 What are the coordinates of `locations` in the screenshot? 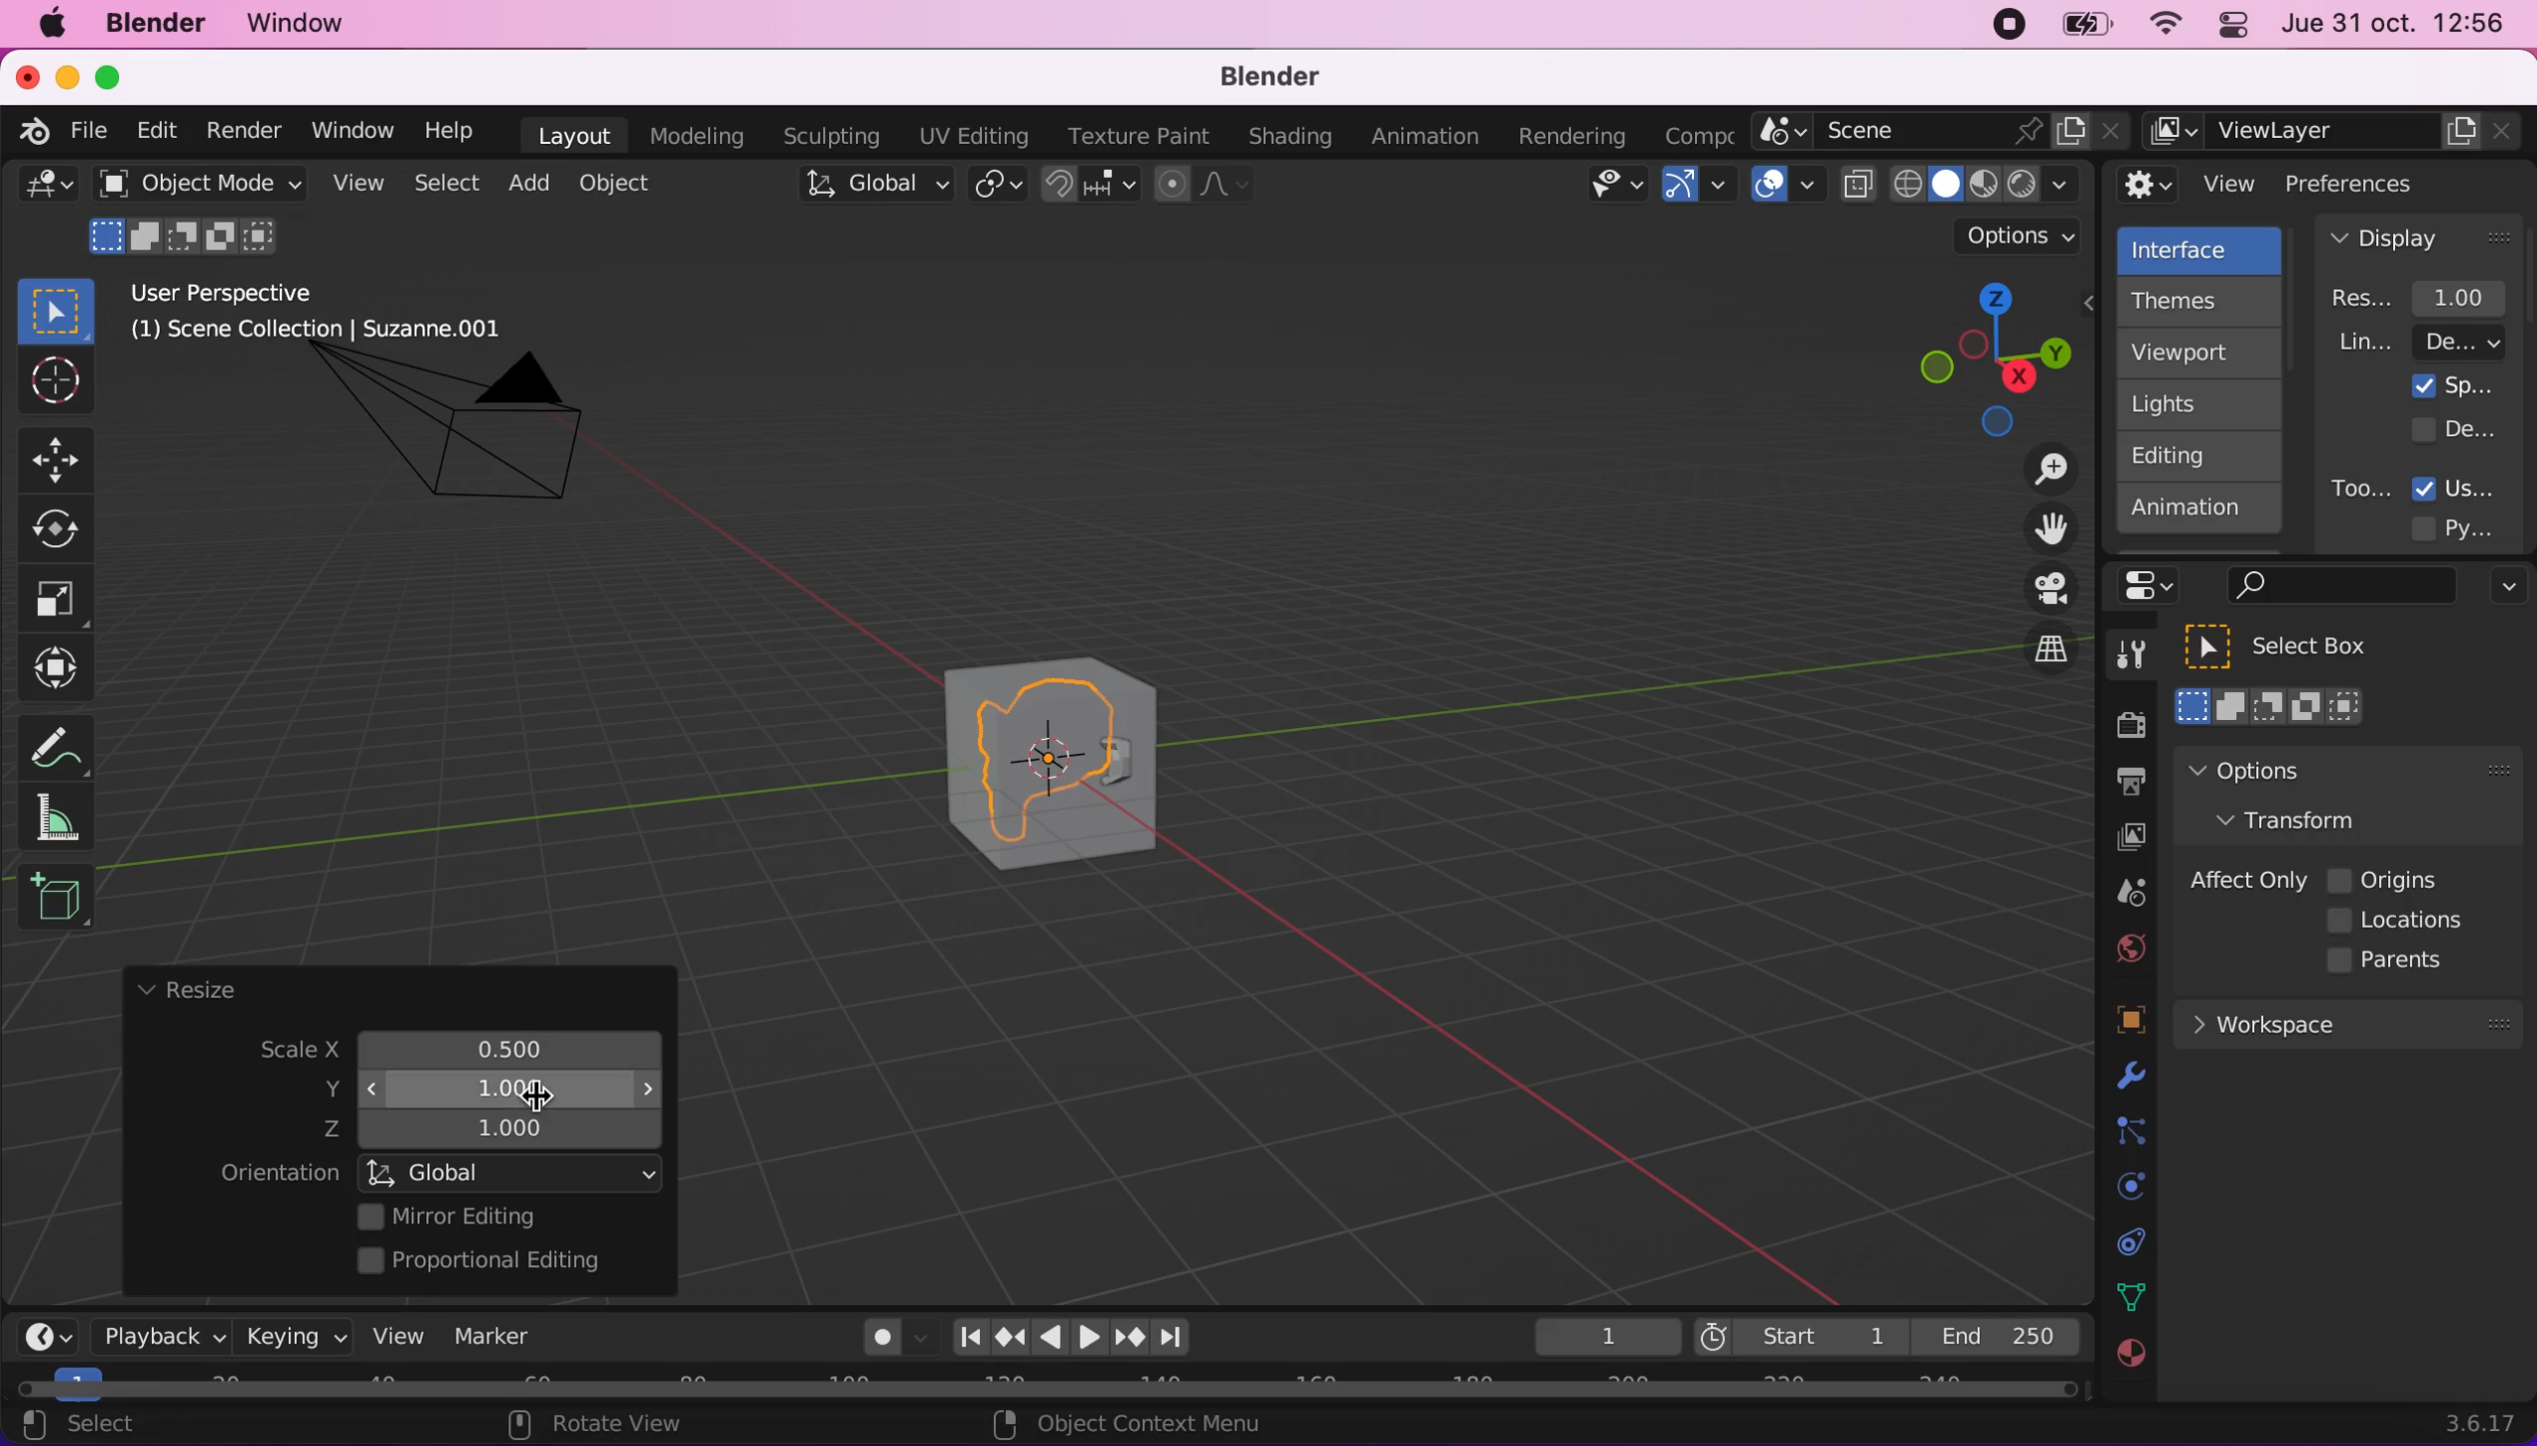 It's located at (2402, 921).